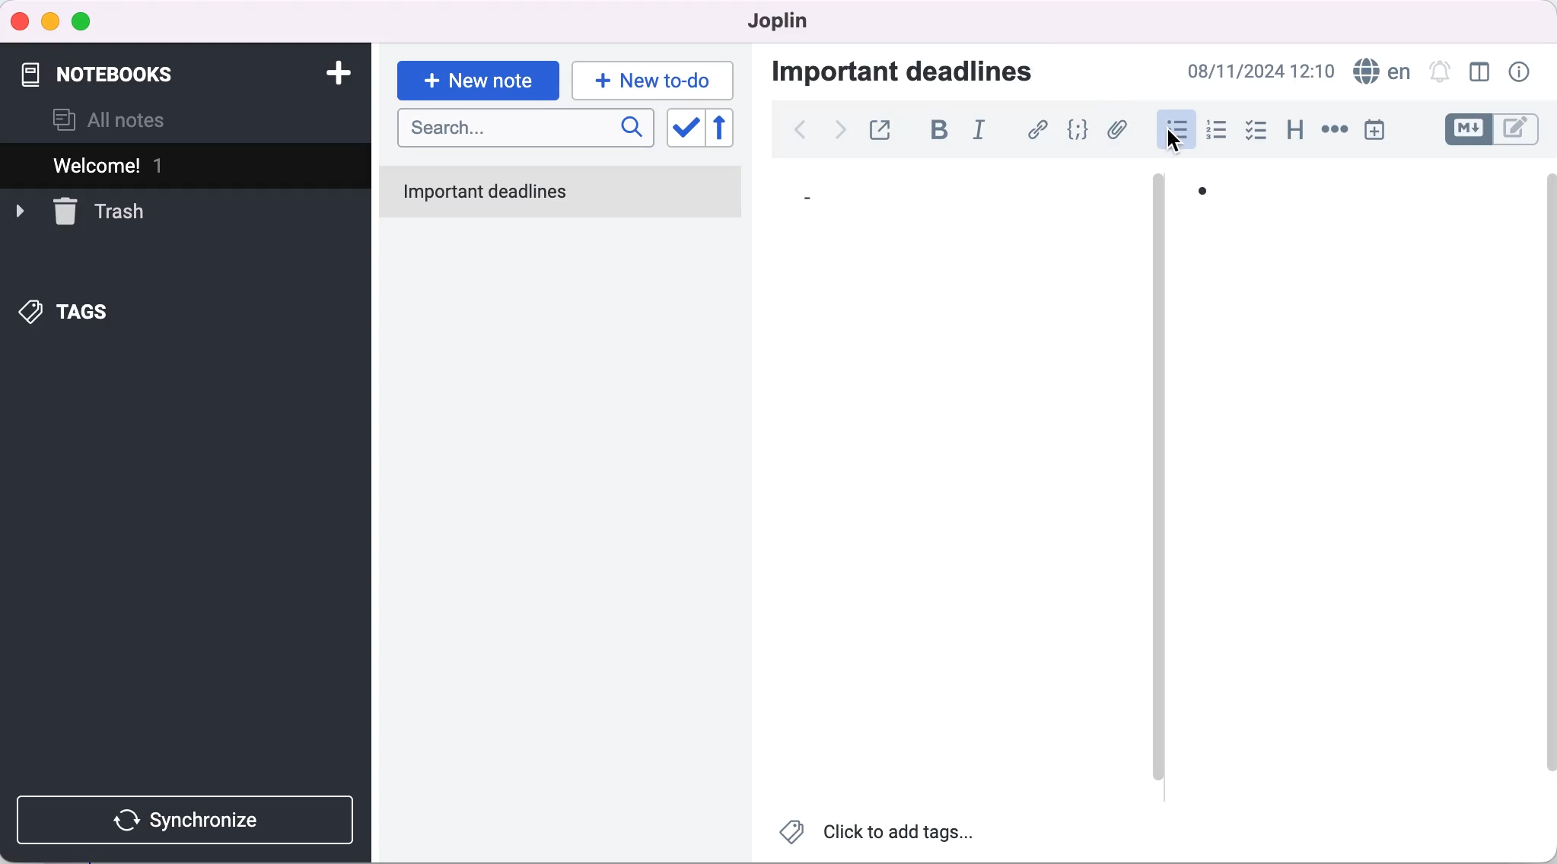  What do you see at coordinates (524, 129) in the screenshot?
I see `search` at bounding box center [524, 129].